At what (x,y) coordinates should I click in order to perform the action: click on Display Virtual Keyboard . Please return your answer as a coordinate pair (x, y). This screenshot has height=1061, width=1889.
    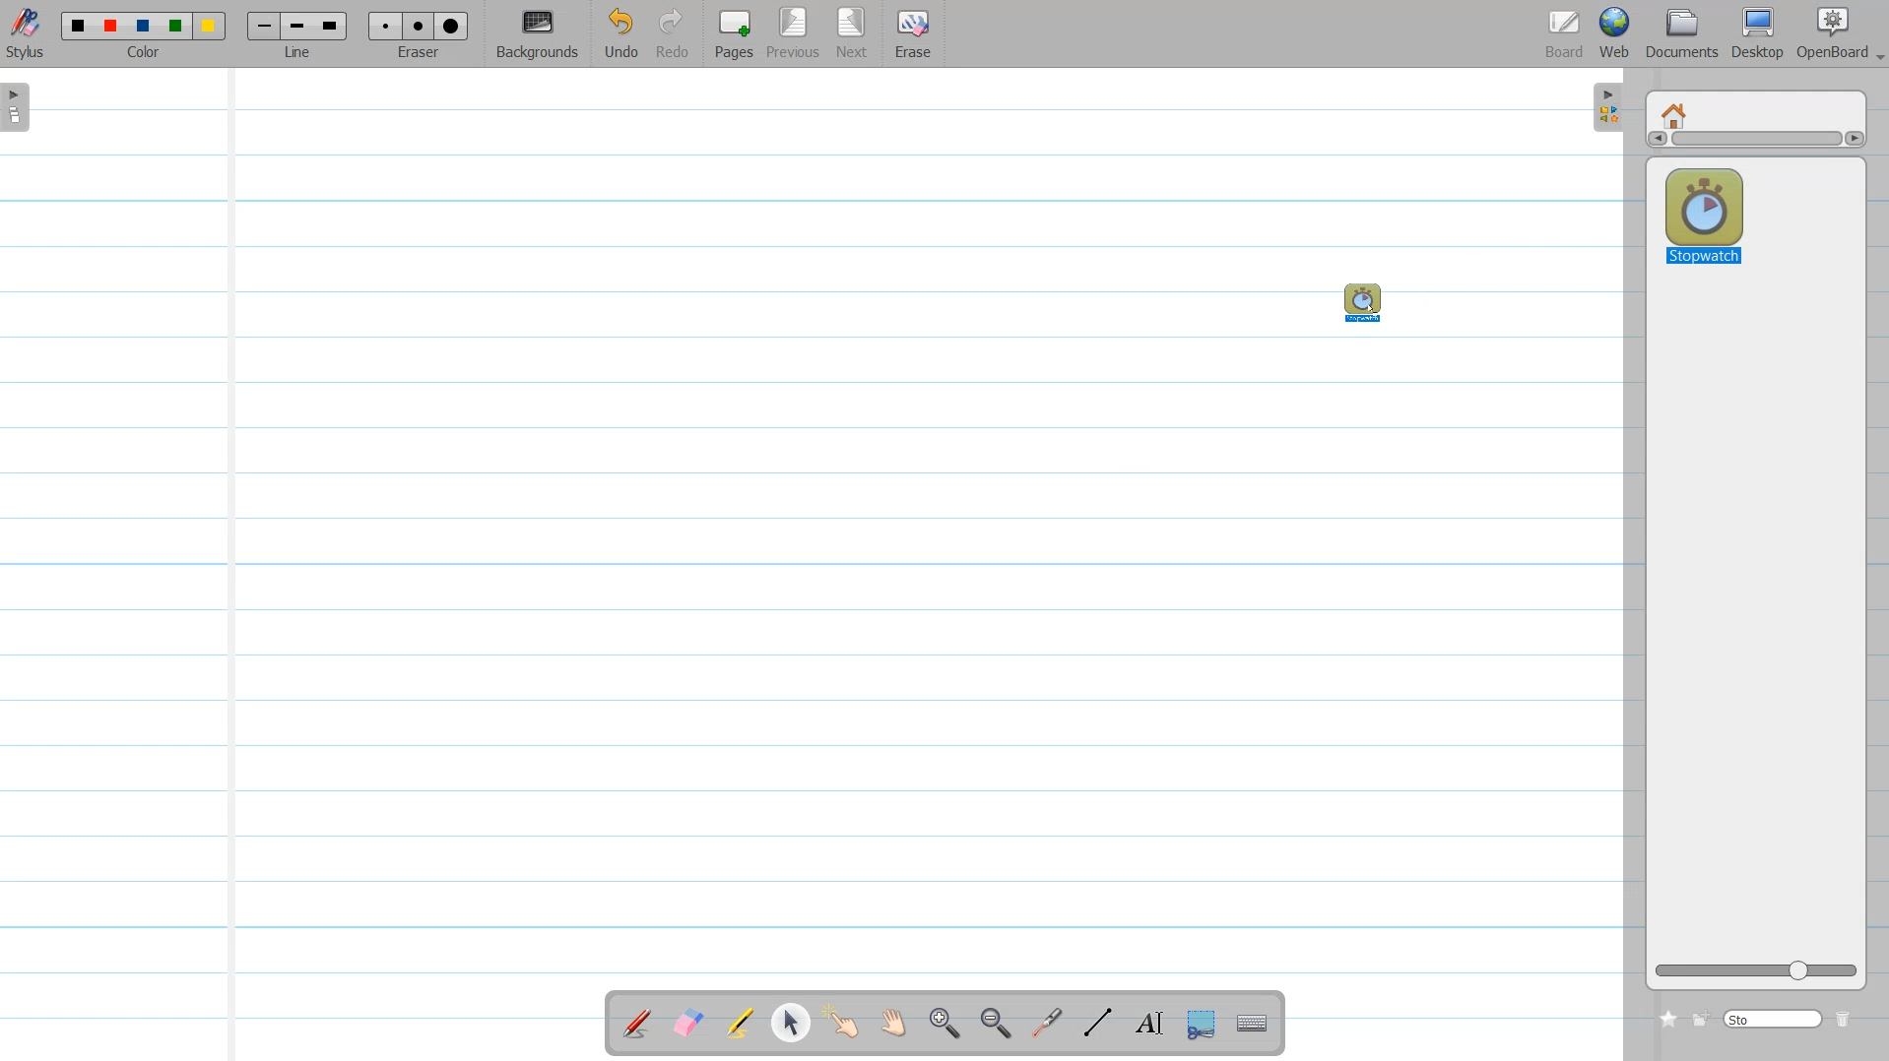
    Looking at the image, I should click on (1255, 1024).